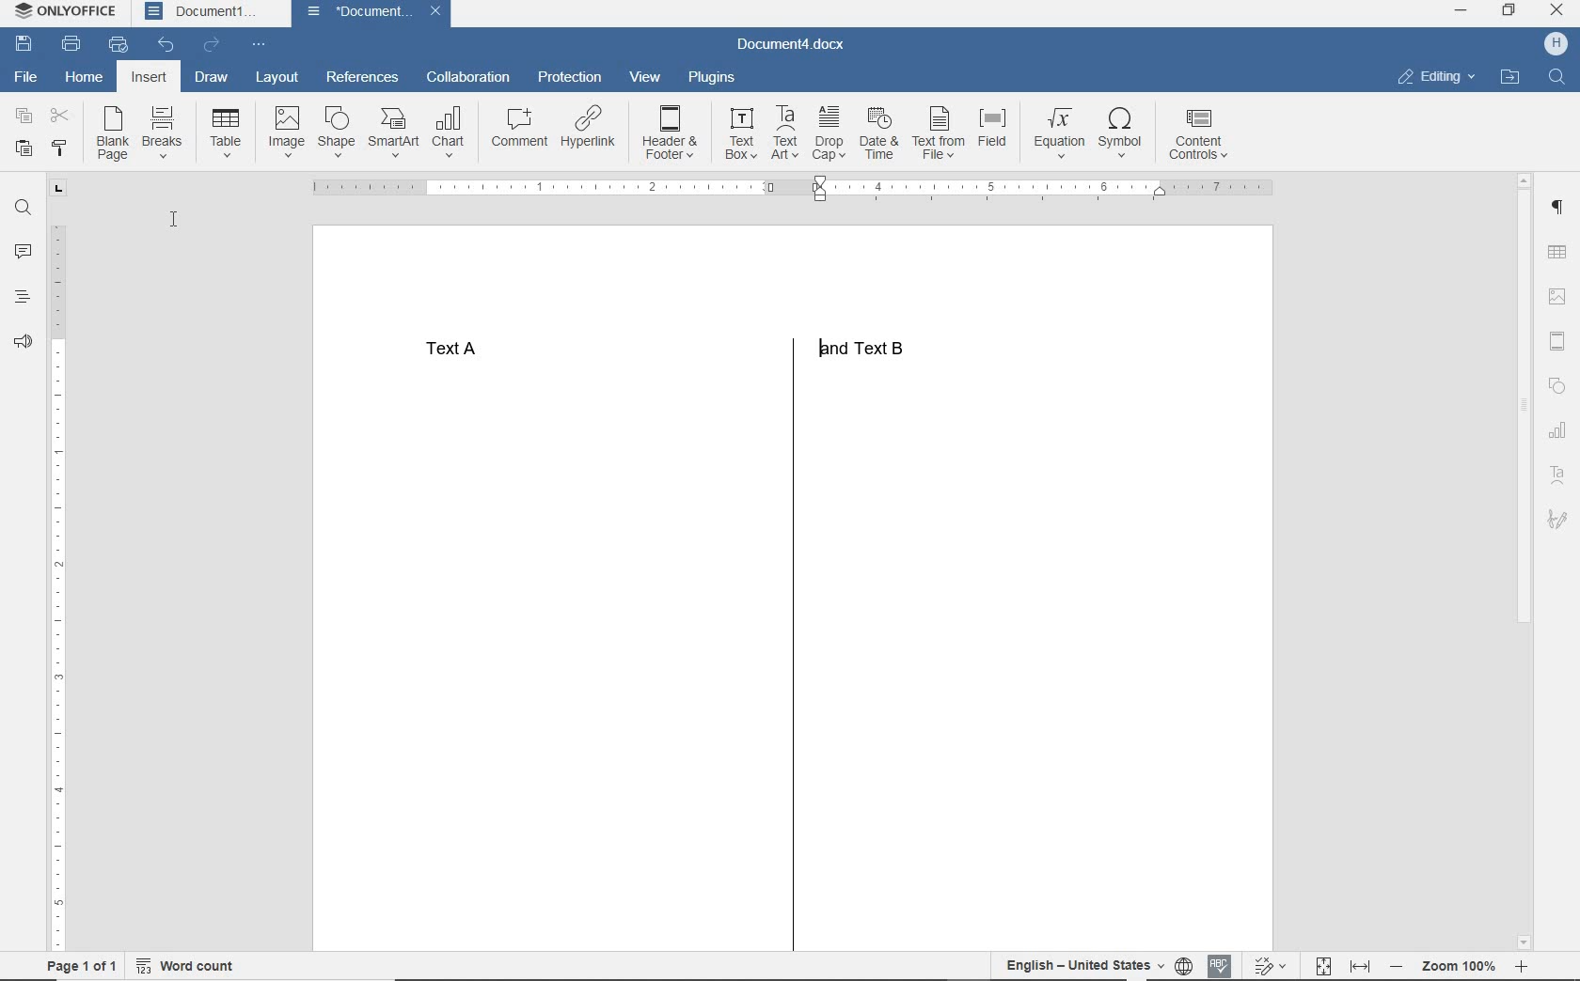 The width and height of the screenshot is (1580, 981). What do you see at coordinates (589, 128) in the screenshot?
I see `HYPERLINK` at bounding box center [589, 128].